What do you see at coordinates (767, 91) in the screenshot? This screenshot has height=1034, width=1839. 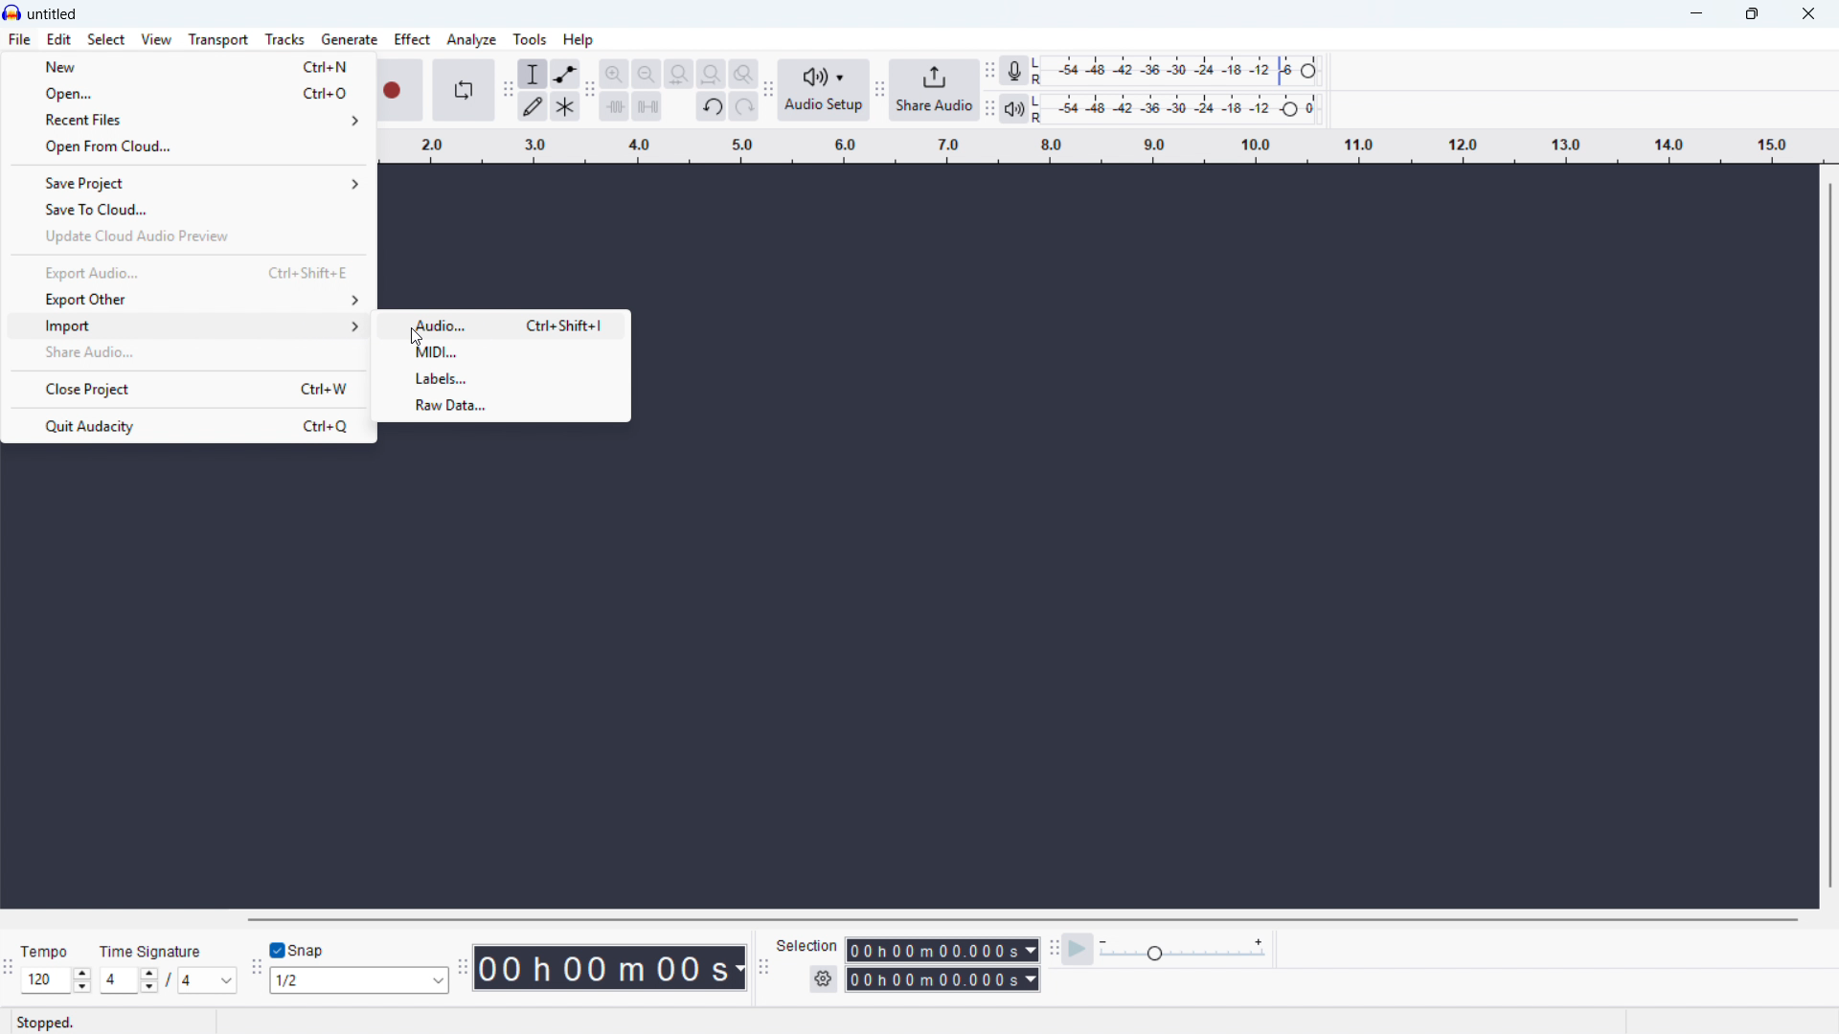 I see `Audio setup toolbar ` at bounding box center [767, 91].